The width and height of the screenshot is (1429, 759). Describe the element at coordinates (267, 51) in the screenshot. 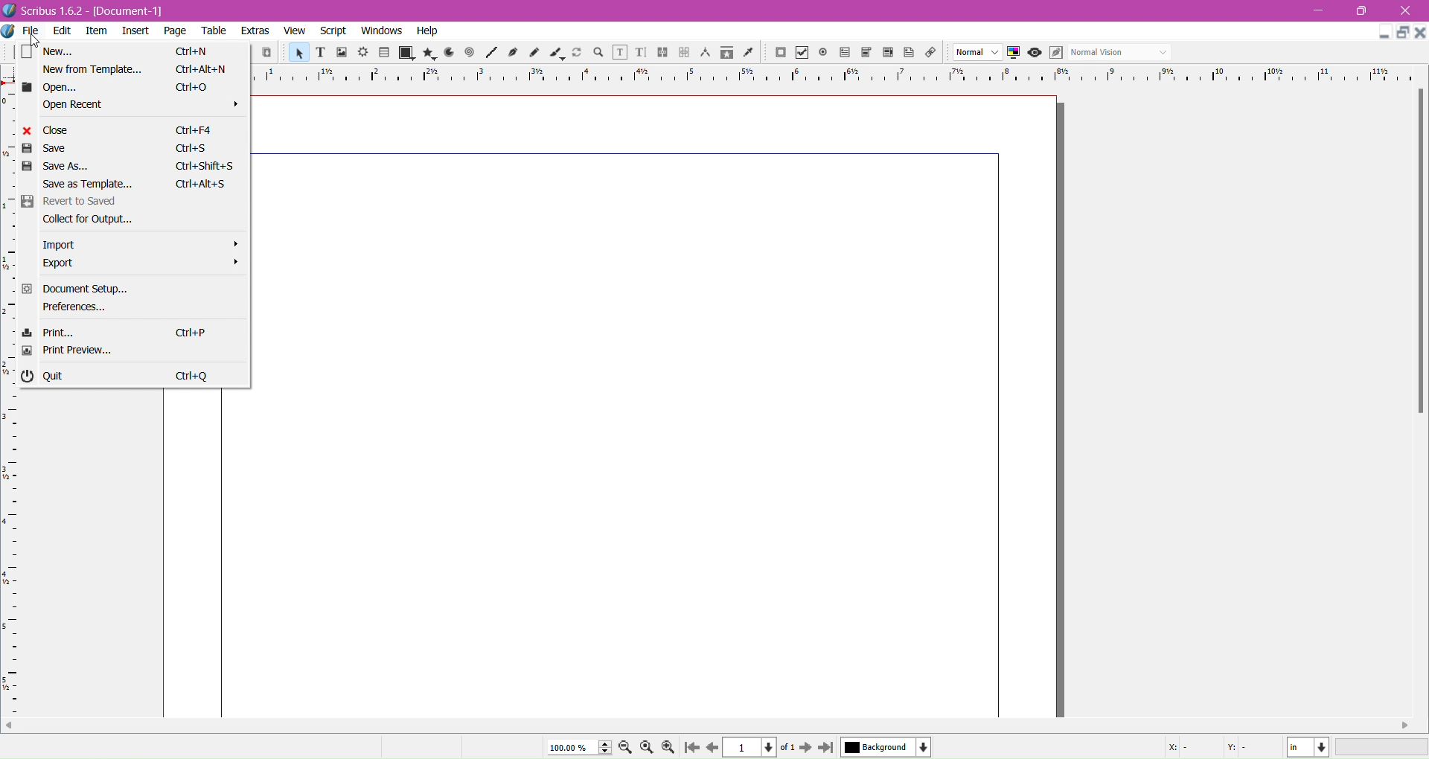

I see `Paste` at that location.